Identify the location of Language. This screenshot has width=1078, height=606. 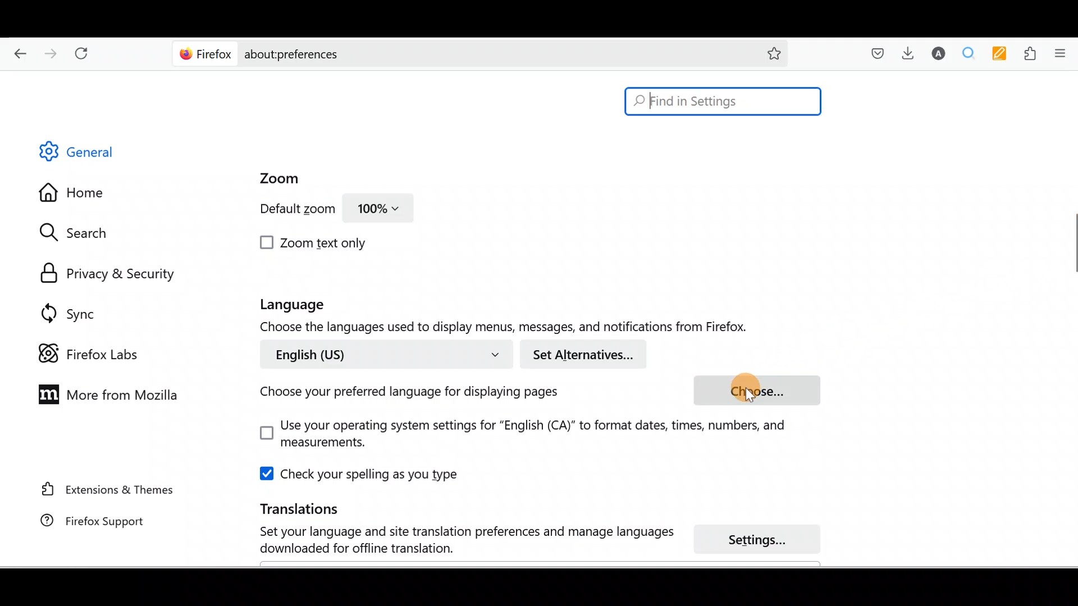
(312, 305).